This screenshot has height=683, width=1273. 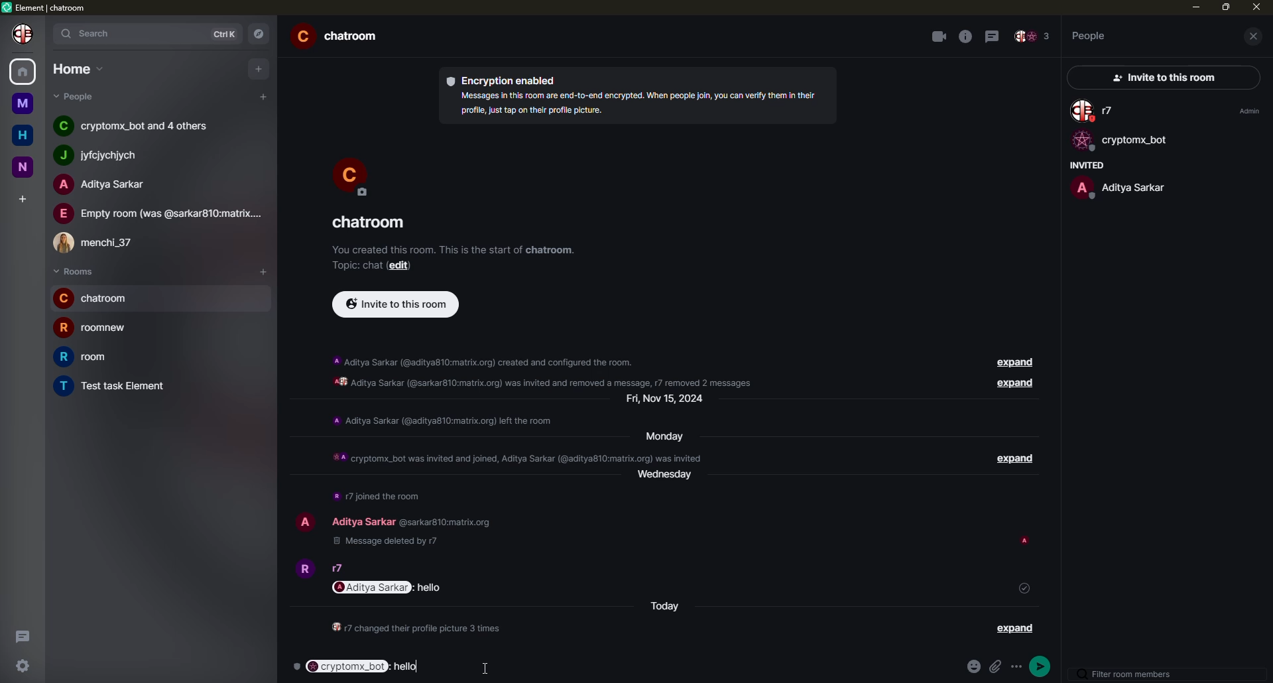 I want to click on filter room members, so click(x=1129, y=674).